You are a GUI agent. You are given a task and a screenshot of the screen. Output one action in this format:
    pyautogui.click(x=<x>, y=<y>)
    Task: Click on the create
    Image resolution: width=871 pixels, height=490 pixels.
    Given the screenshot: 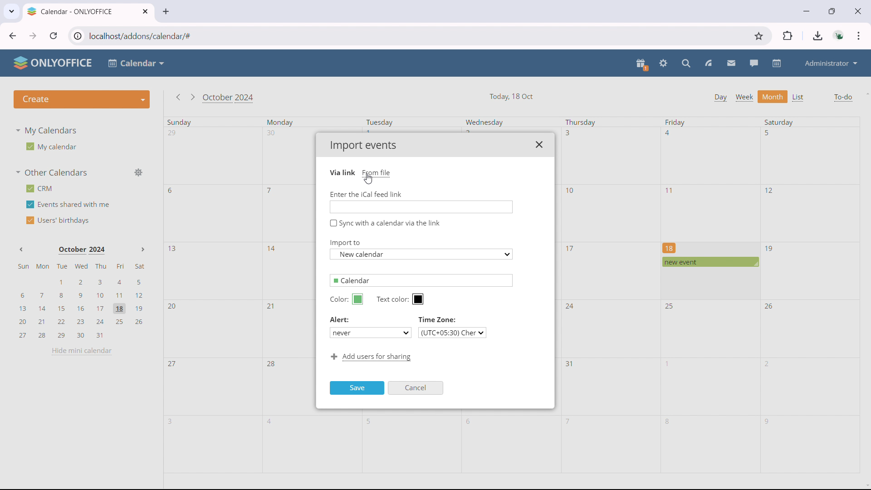 What is the action you would take?
    pyautogui.click(x=82, y=99)
    